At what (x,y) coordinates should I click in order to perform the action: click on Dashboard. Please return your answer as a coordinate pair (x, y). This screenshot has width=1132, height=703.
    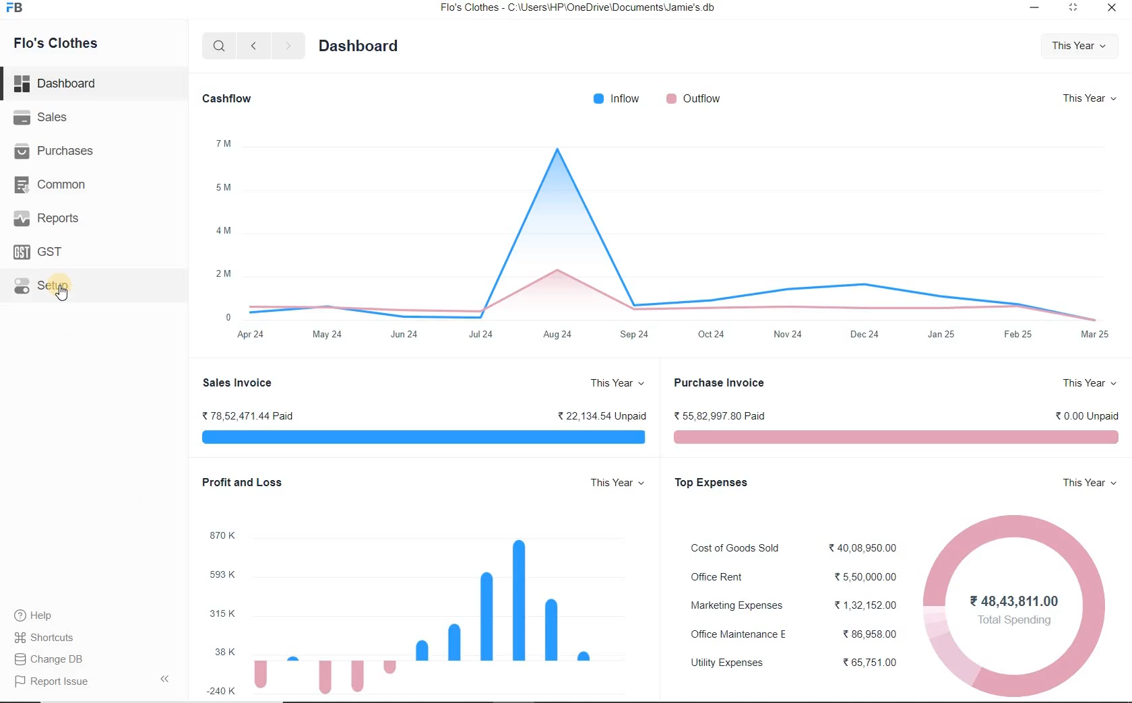
    Looking at the image, I should click on (60, 82).